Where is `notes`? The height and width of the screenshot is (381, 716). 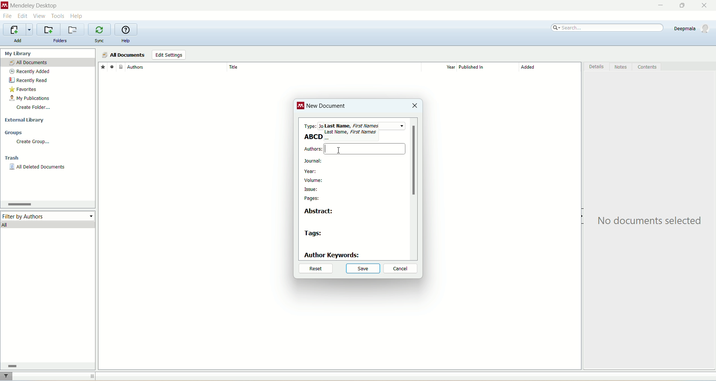
notes is located at coordinates (622, 67).